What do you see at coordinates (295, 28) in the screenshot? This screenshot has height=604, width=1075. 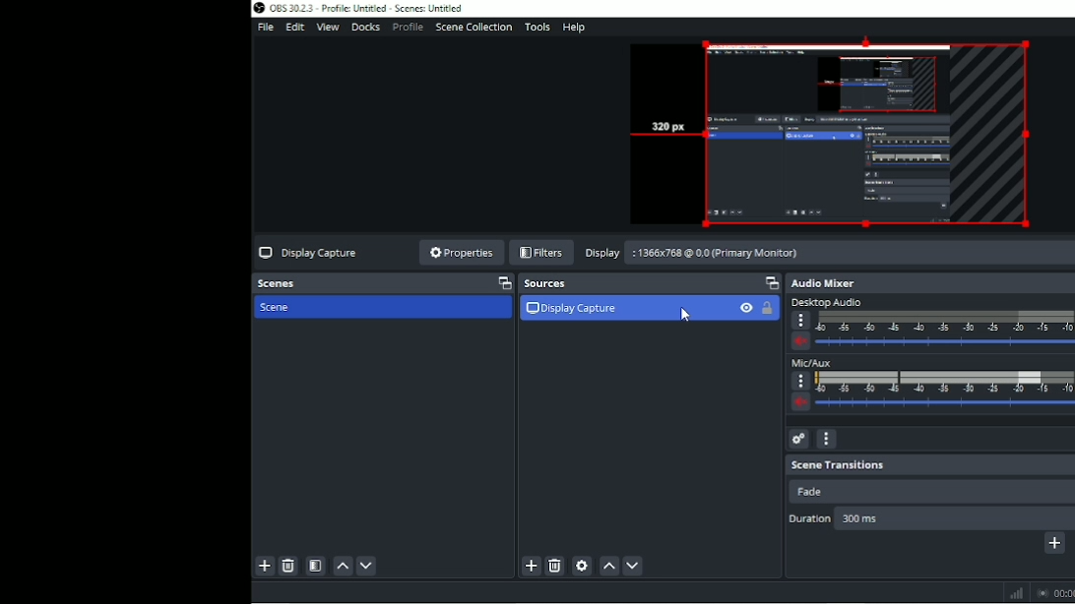 I see `Edit` at bounding box center [295, 28].